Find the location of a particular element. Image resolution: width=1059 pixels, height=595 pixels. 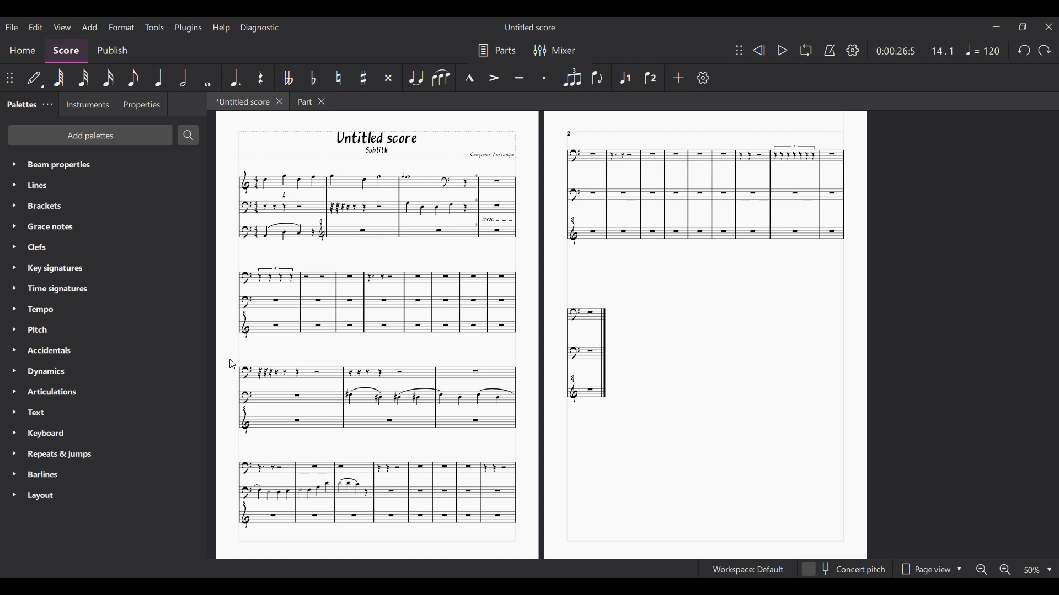

Tools menu is located at coordinates (154, 27).